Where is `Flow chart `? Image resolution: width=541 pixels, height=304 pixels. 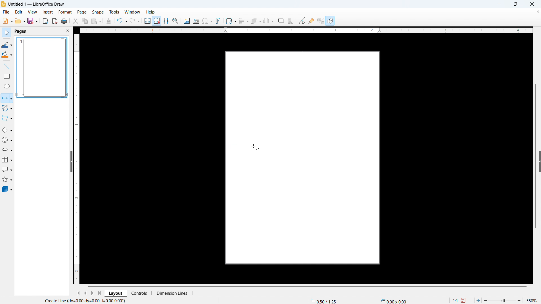 Flow chart  is located at coordinates (7, 160).